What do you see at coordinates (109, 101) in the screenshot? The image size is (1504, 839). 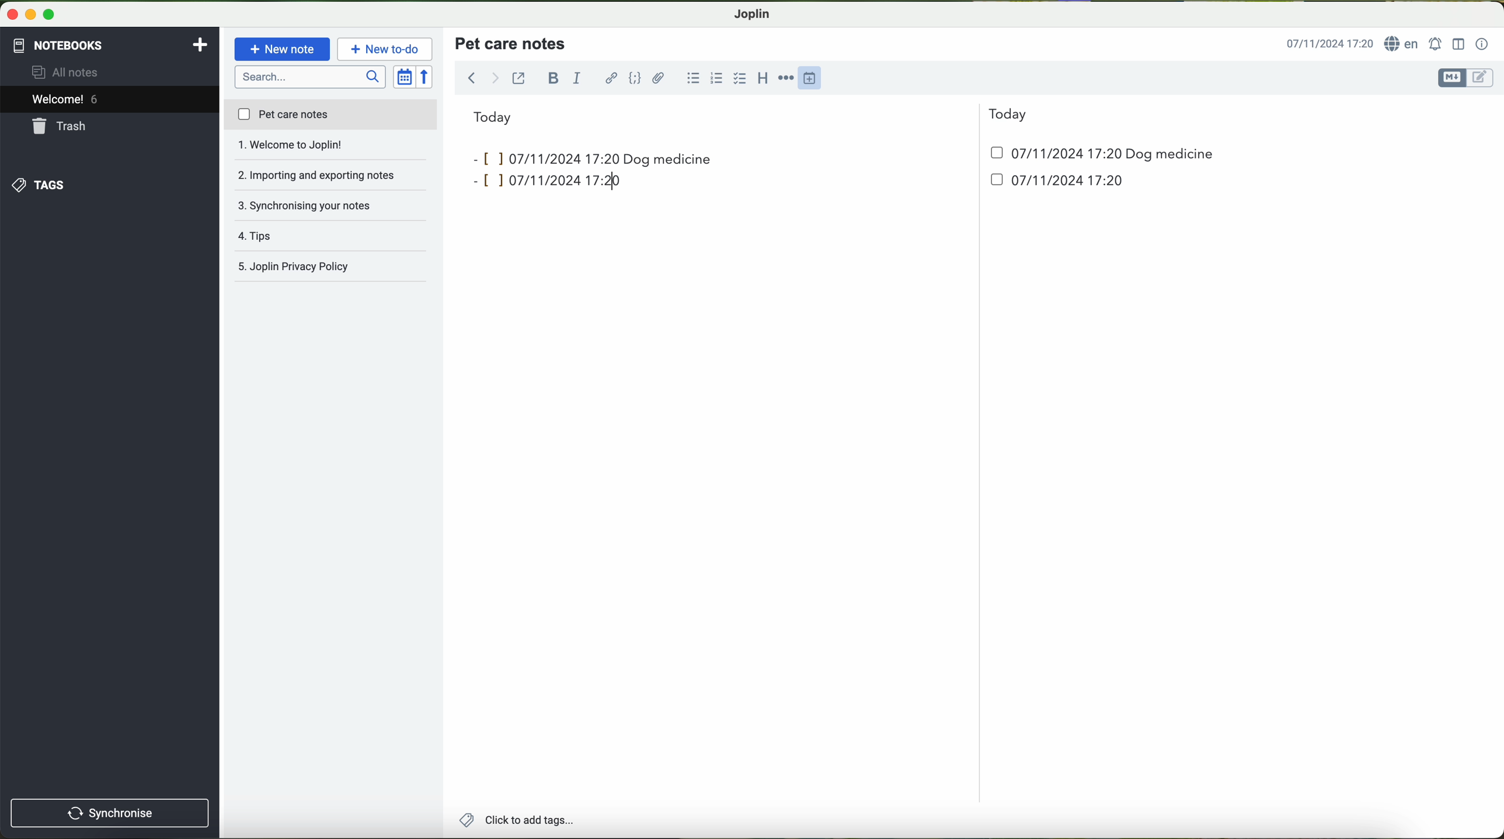 I see `welcome` at bounding box center [109, 101].